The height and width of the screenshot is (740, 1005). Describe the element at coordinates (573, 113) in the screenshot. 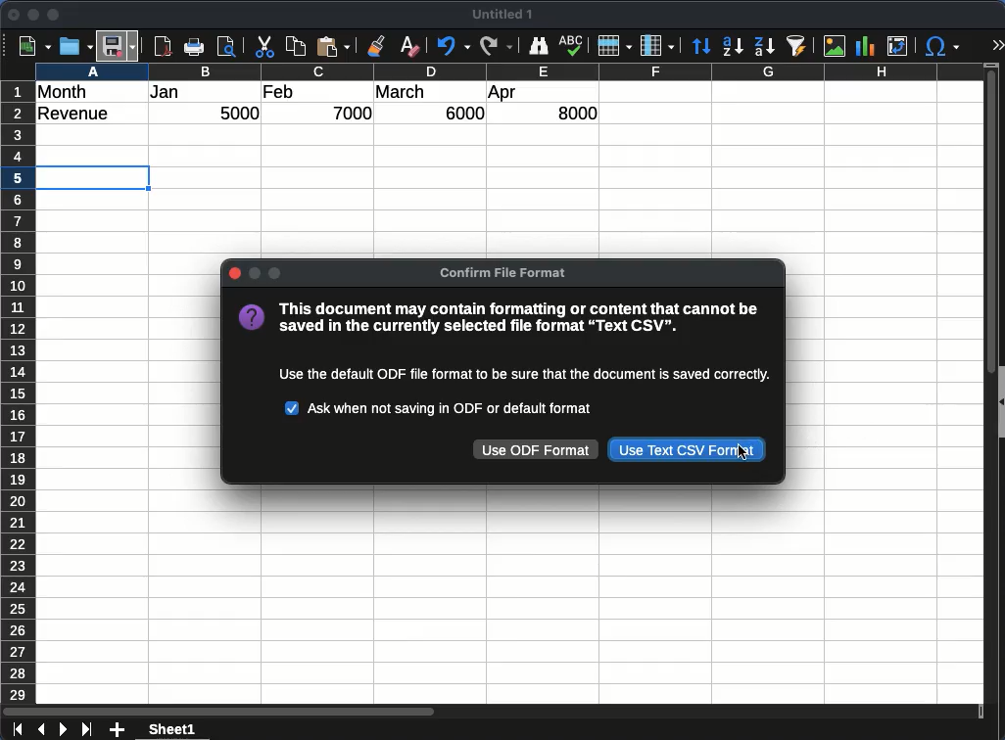

I see `8000` at that location.